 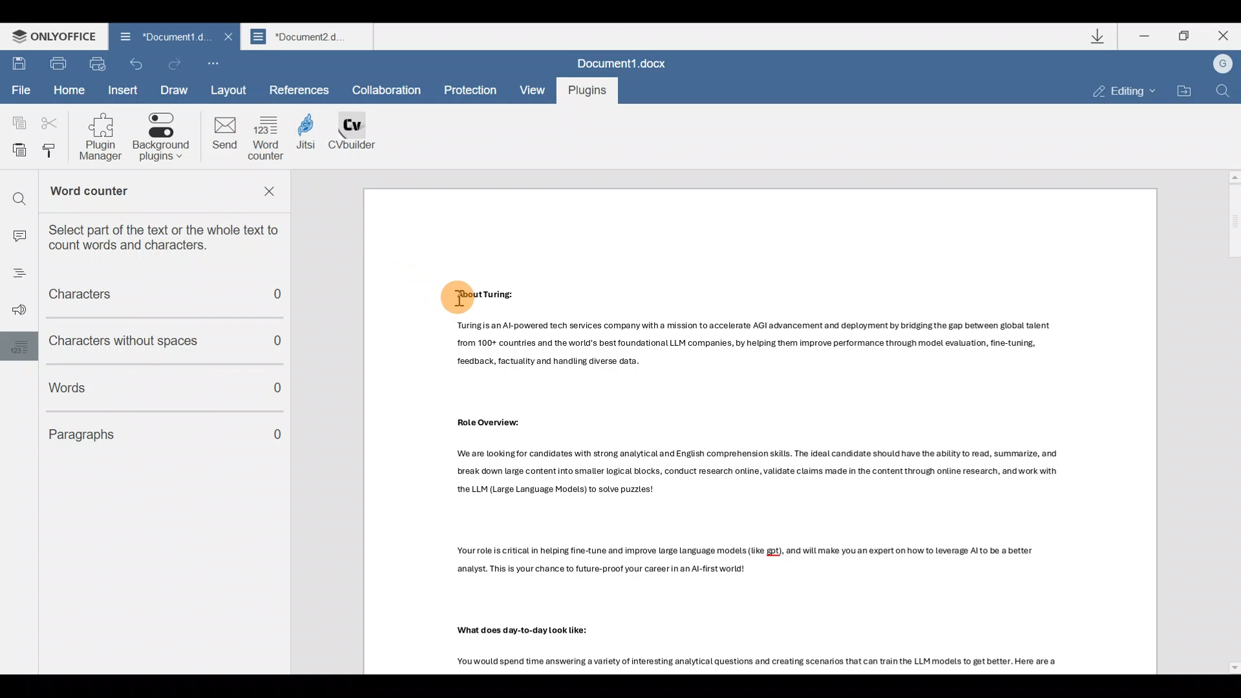 What do you see at coordinates (140, 341) in the screenshot?
I see `Characters without spaces count` at bounding box center [140, 341].